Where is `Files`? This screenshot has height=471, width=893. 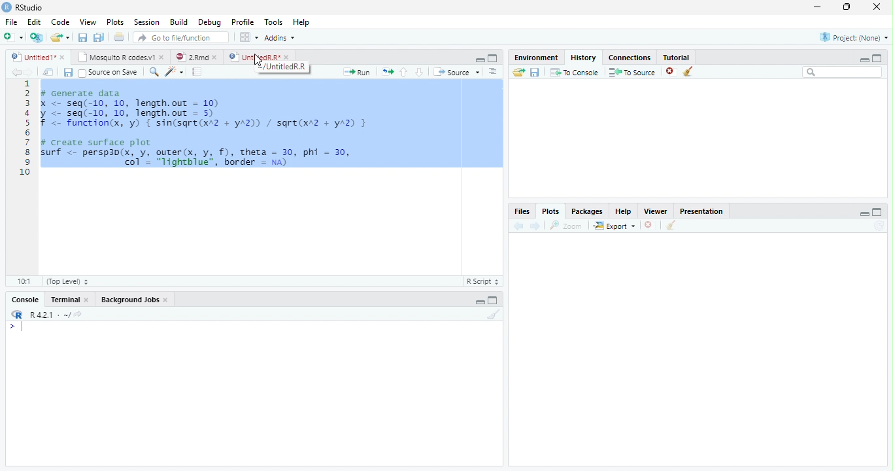 Files is located at coordinates (523, 211).